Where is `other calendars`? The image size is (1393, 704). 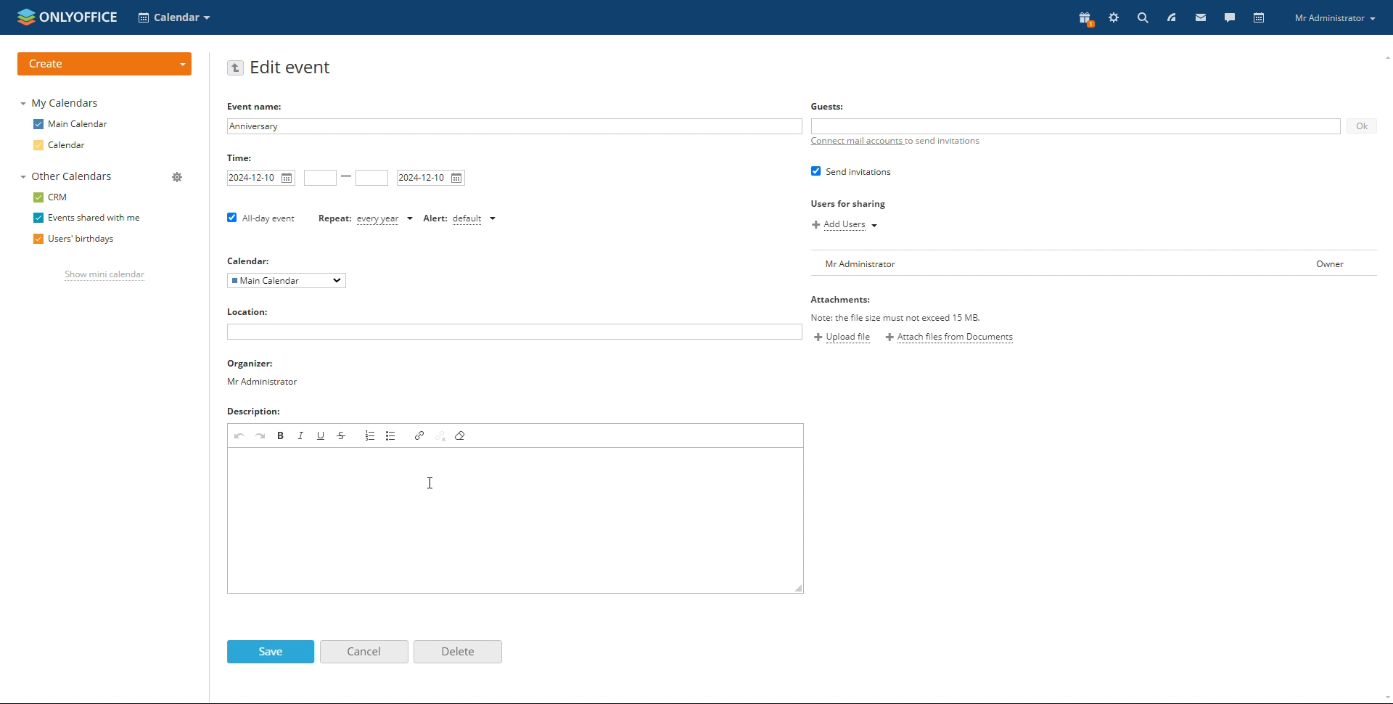
other calendars is located at coordinates (65, 177).